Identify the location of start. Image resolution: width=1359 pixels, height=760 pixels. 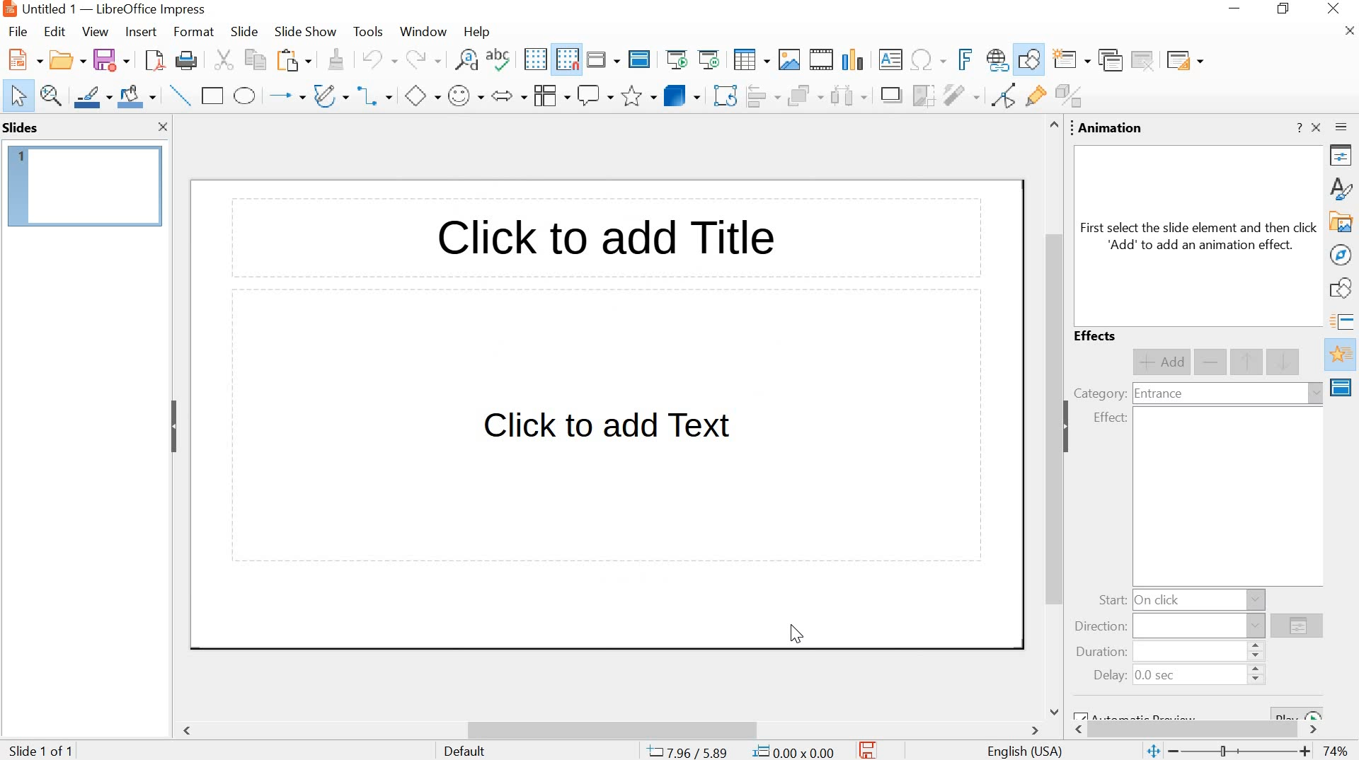
(1111, 601).